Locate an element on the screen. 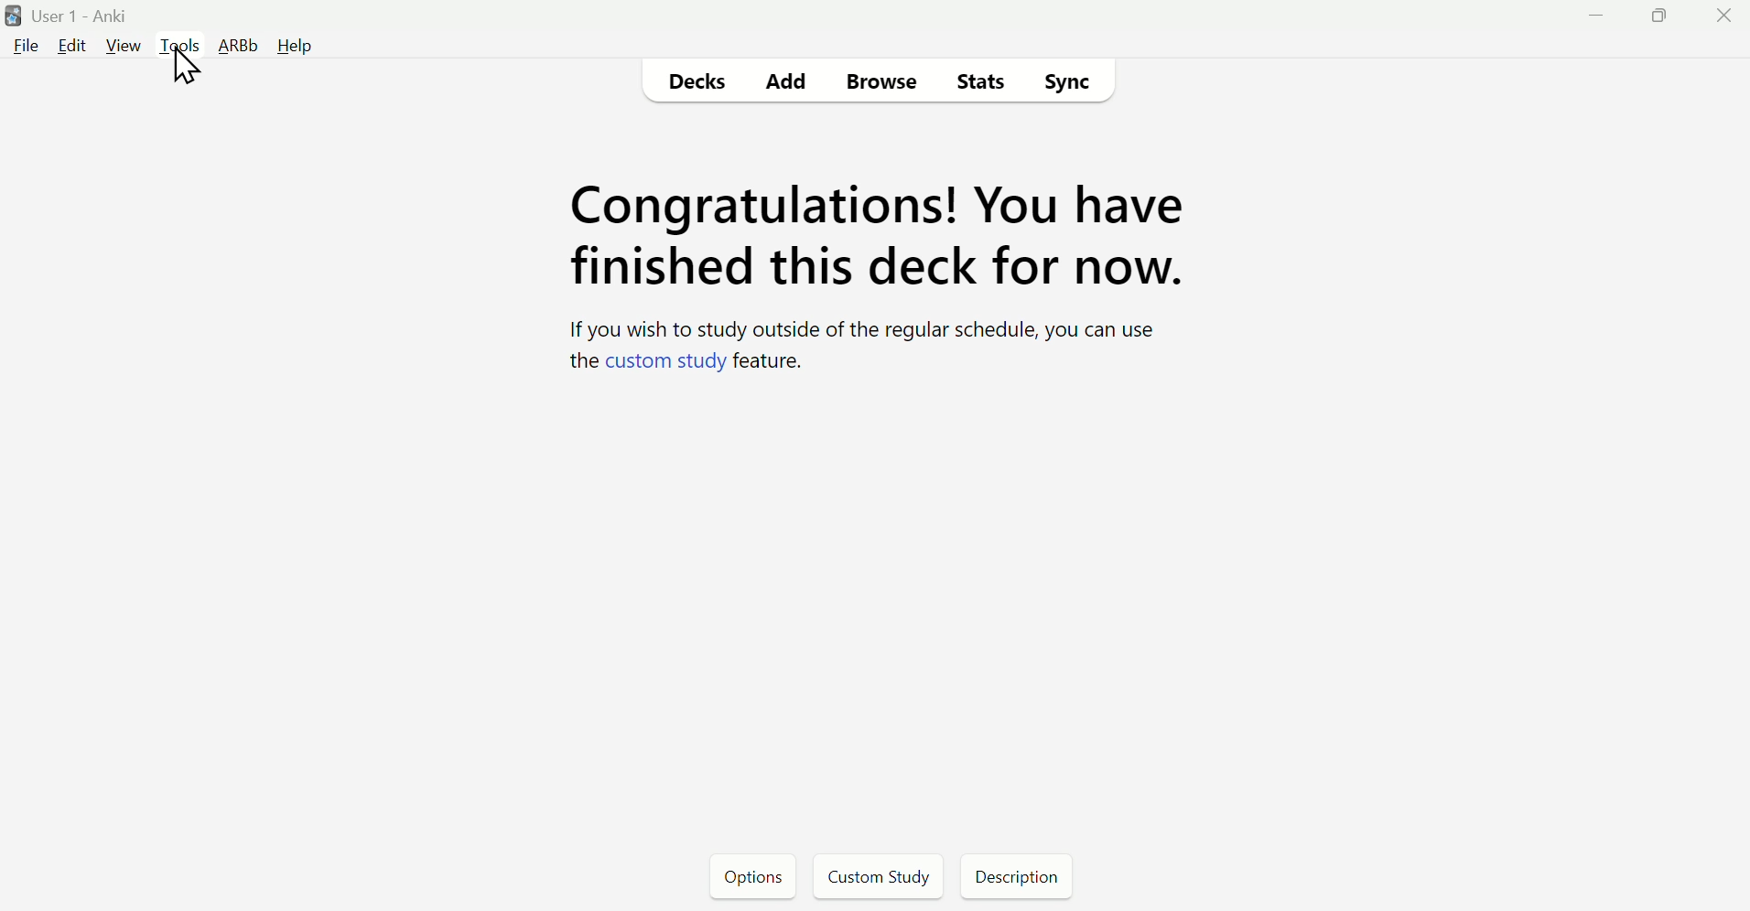  Maximize is located at coordinates (1665, 15).